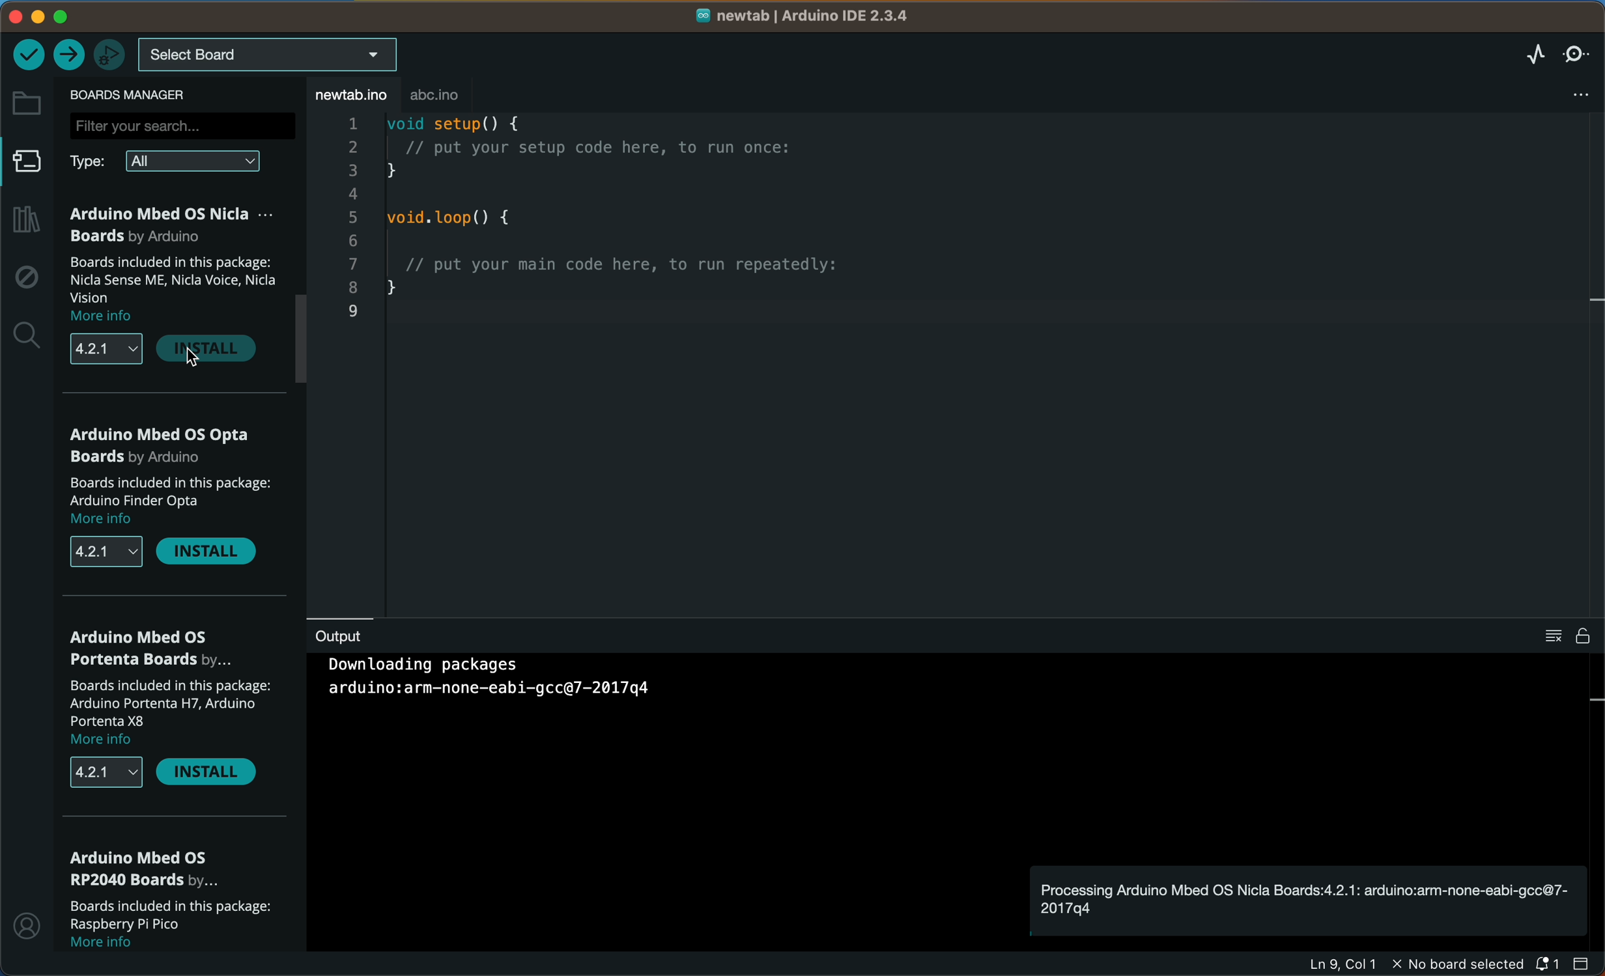  I want to click on install, so click(206, 348).